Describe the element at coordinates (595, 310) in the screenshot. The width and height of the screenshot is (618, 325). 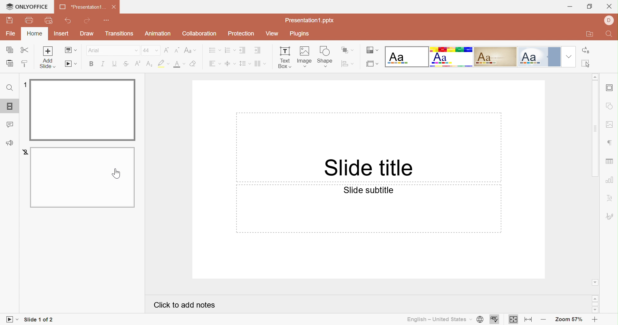
I see `Scroll down` at that location.